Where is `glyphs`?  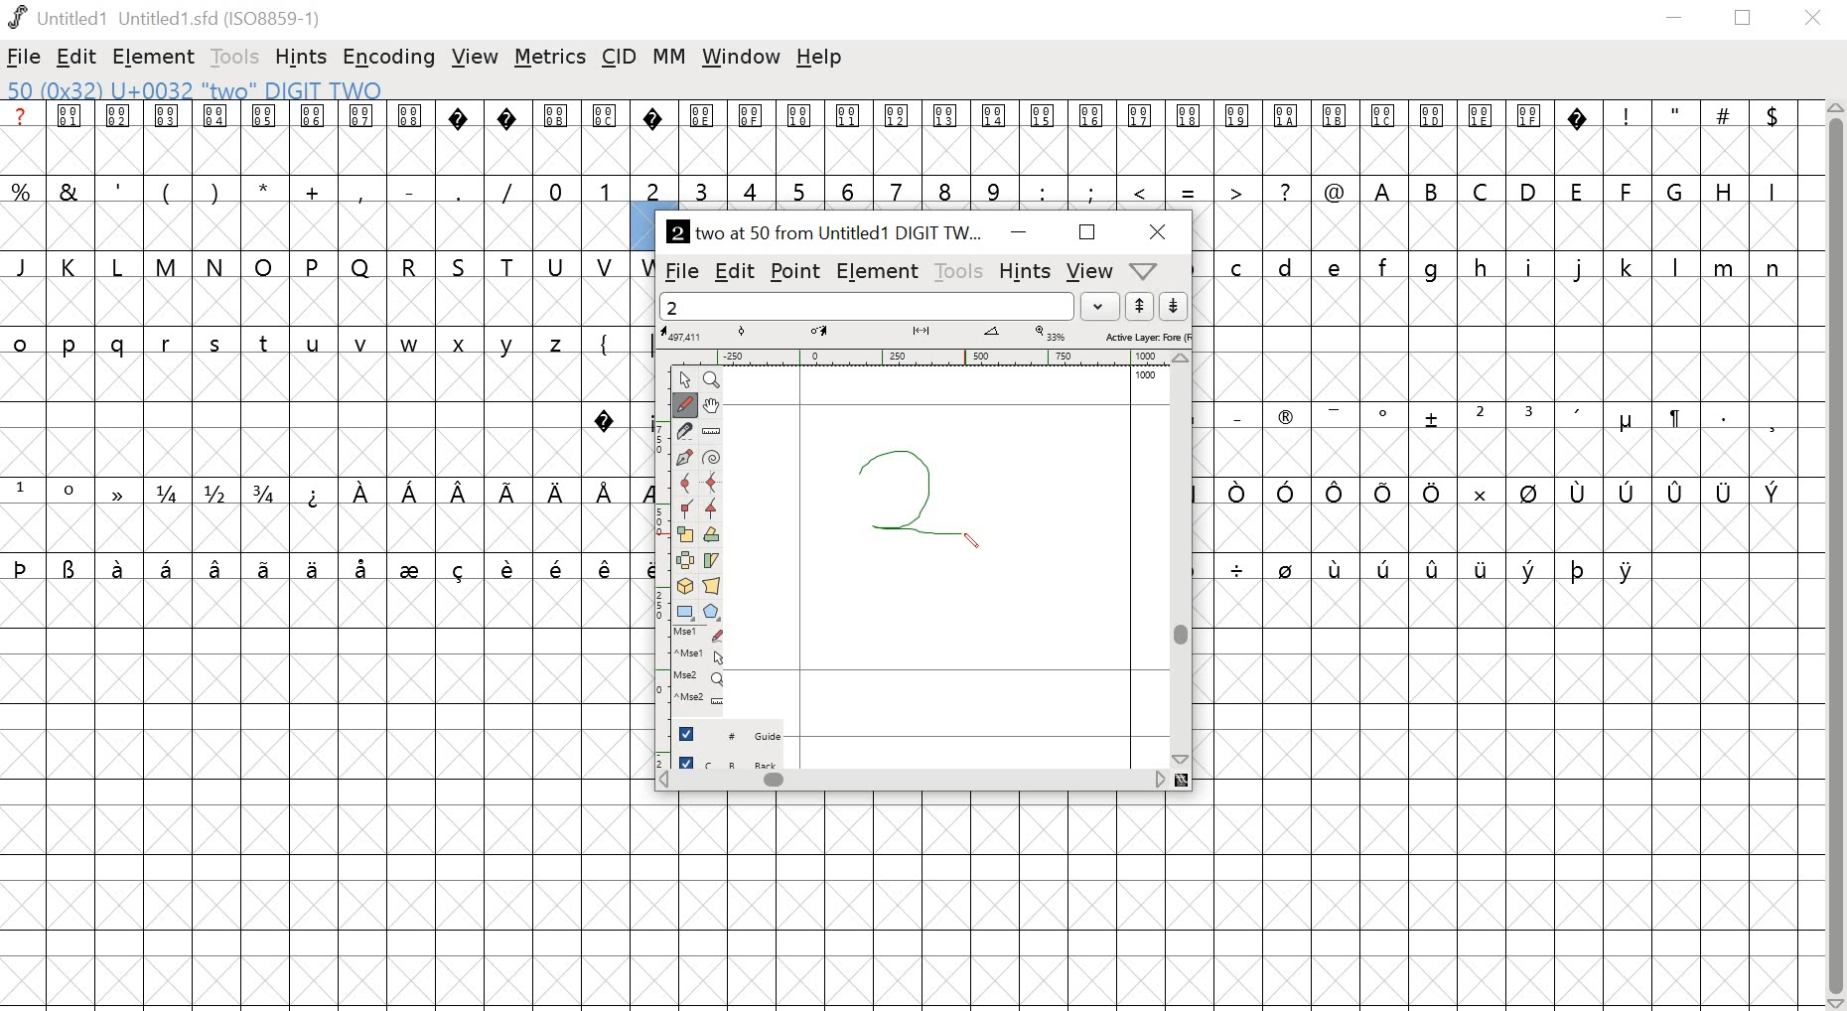
glyphs is located at coordinates (1511, 423).